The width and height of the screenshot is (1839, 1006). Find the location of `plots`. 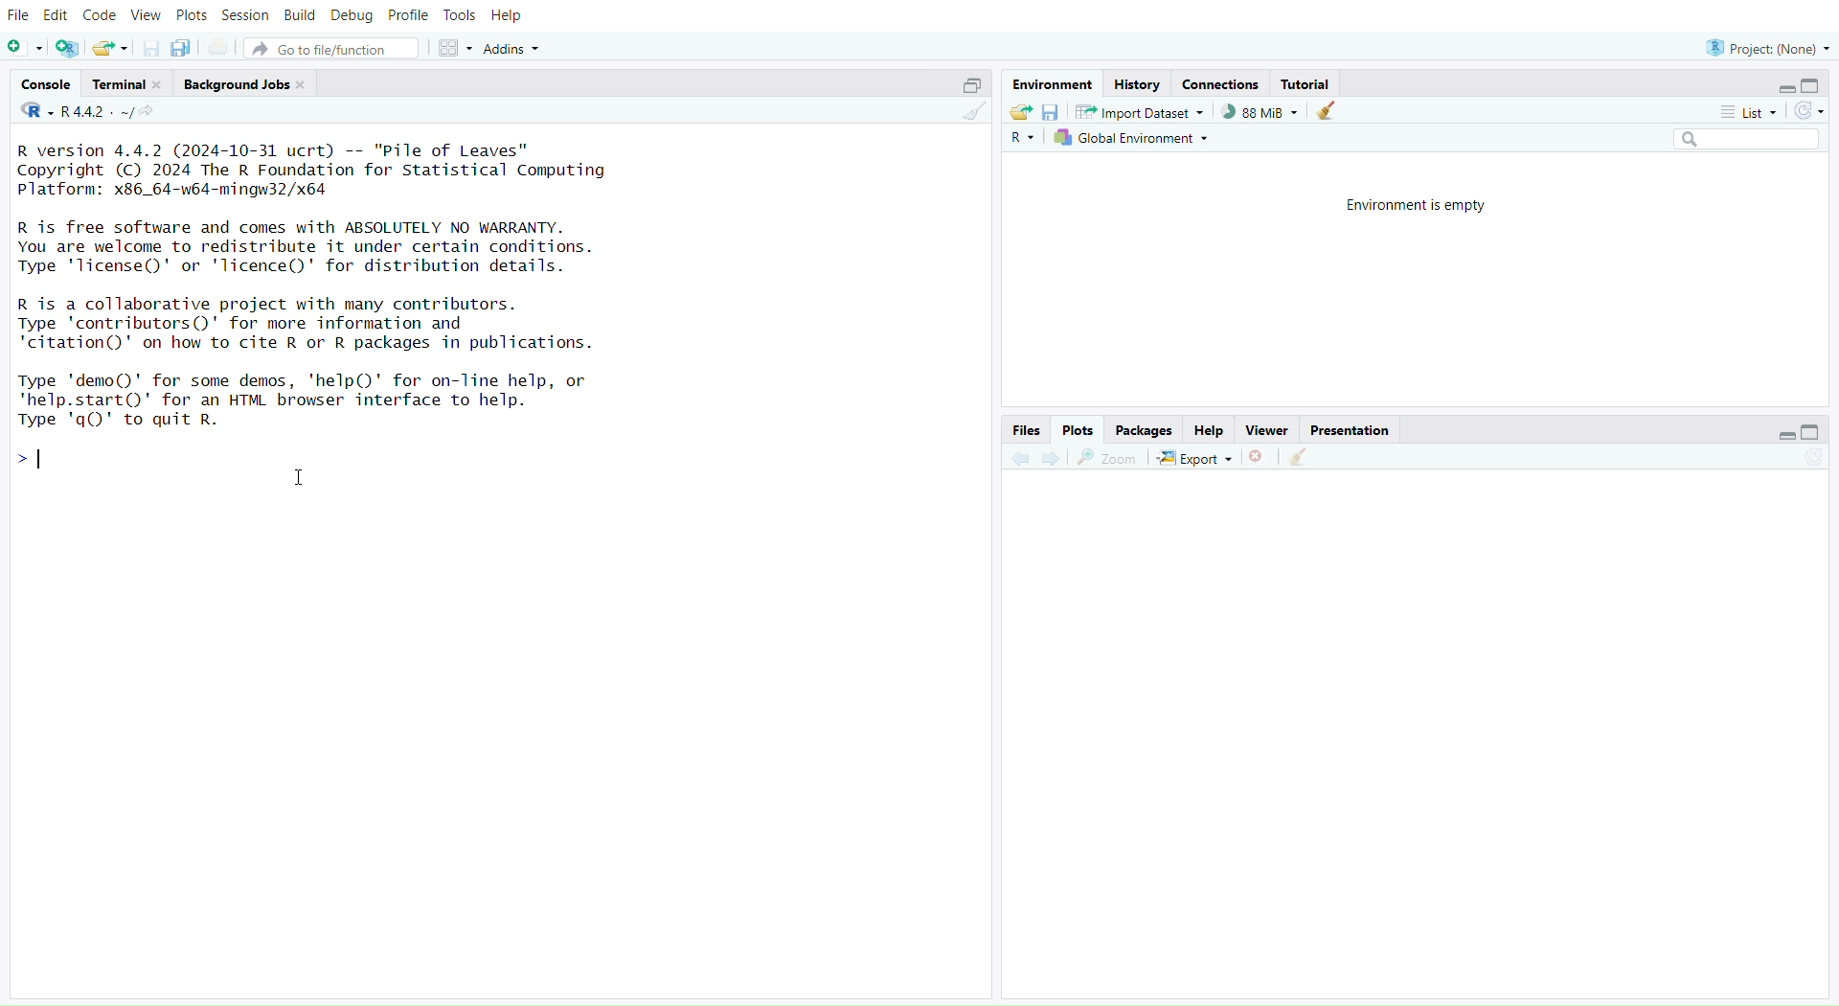

plots is located at coordinates (193, 14).